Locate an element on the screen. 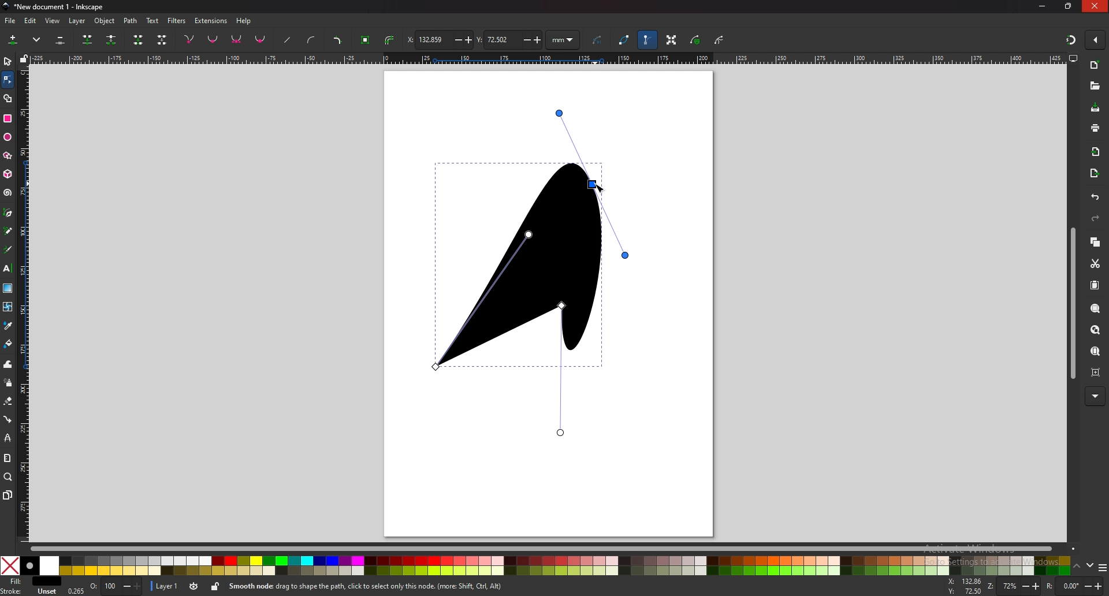 This screenshot has height=596, width=1109. open is located at coordinates (1095, 86).